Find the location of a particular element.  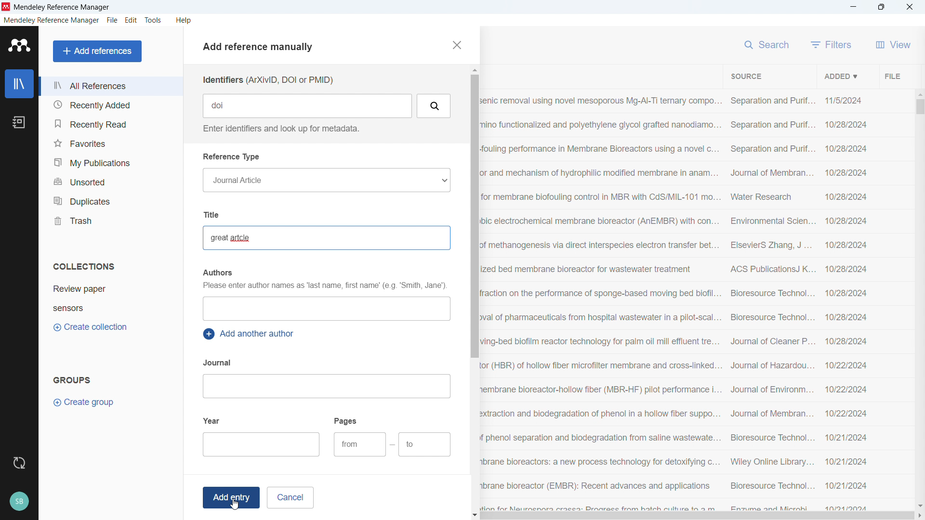

close pane is located at coordinates (456, 45).